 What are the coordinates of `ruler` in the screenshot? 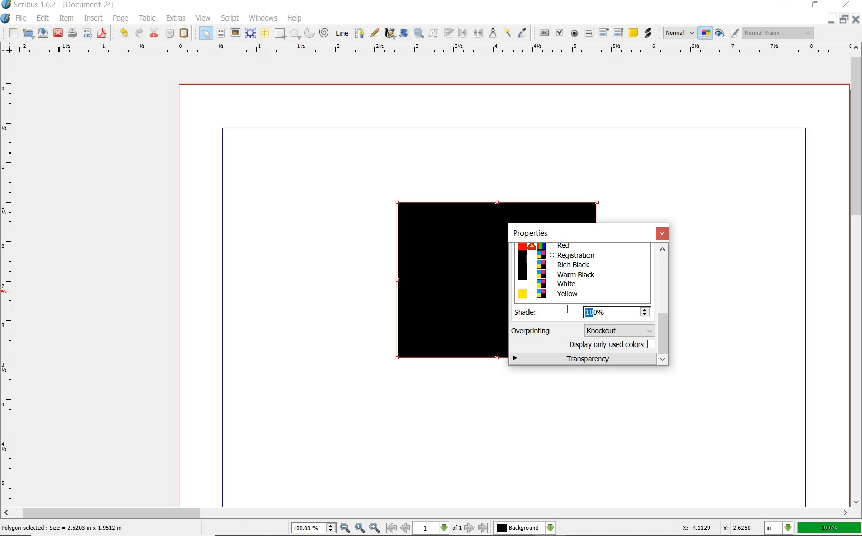 It's located at (429, 50).